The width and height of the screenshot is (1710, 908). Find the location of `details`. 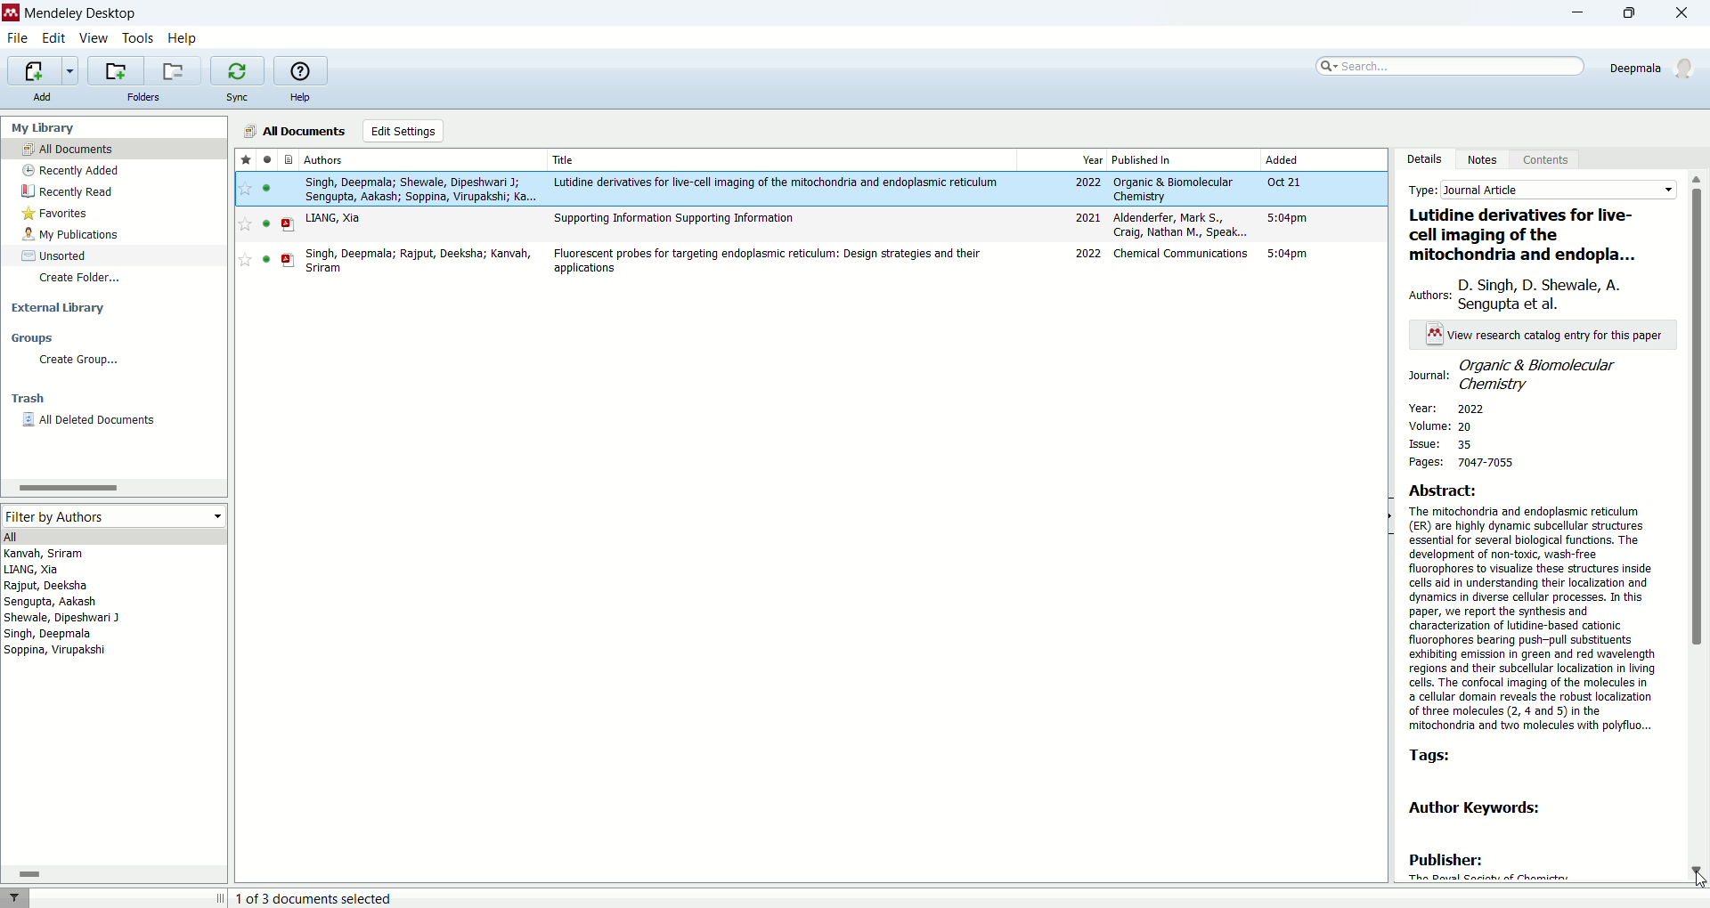

details is located at coordinates (1423, 159).